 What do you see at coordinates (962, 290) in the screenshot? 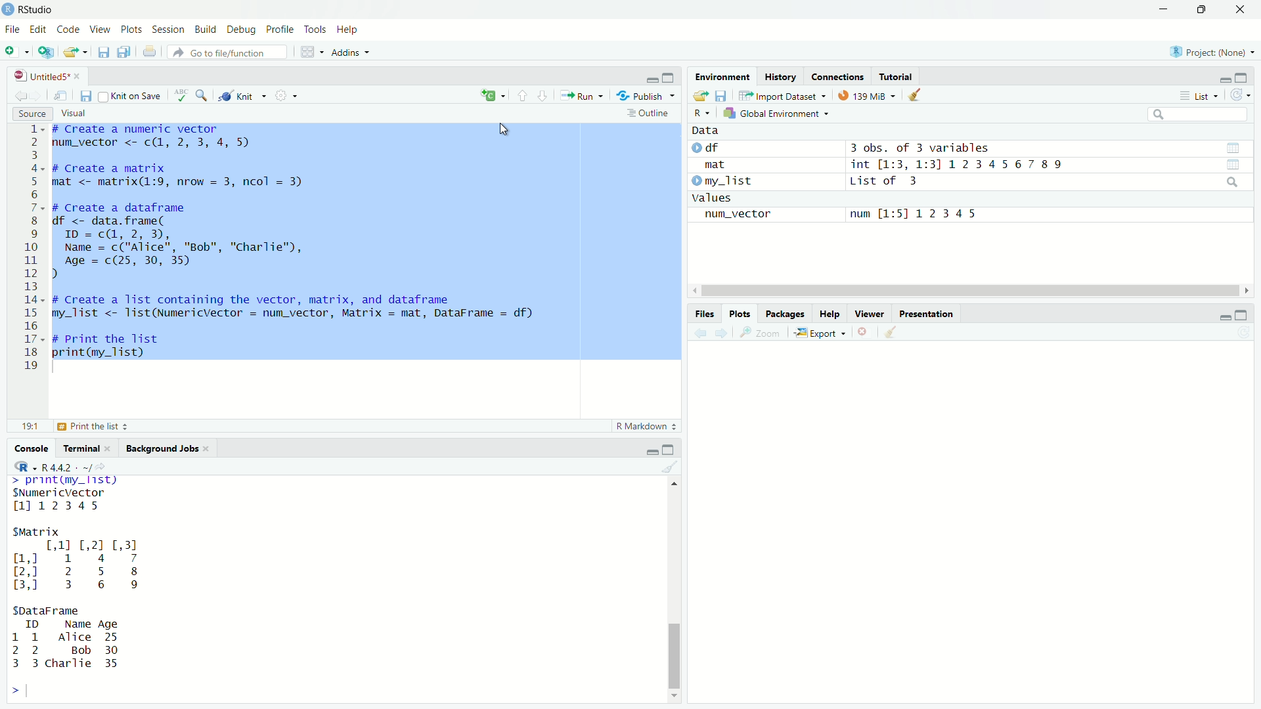
I see `scroll bar` at bounding box center [962, 290].